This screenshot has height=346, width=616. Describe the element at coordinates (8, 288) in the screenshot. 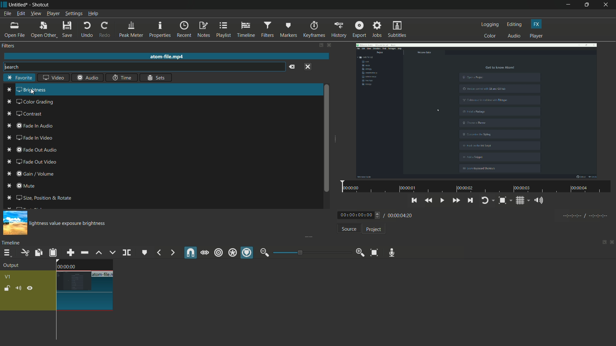

I see `lock track` at that location.